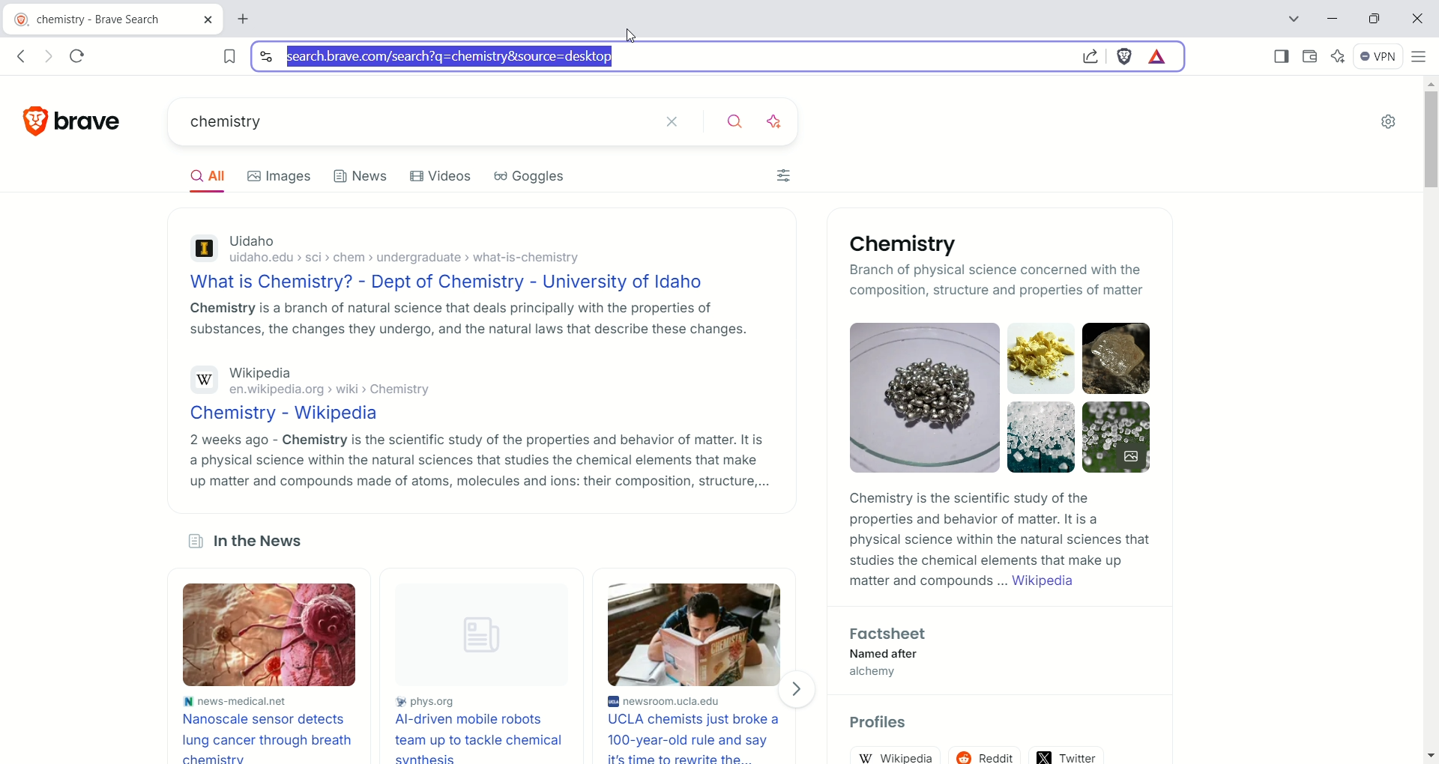 This screenshot has width=1439, height=764. What do you see at coordinates (1293, 19) in the screenshot?
I see `search tab` at bounding box center [1293, 19].